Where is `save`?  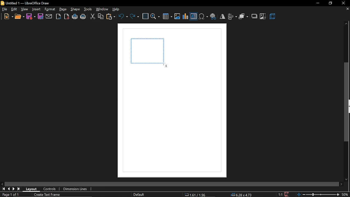 save is located at coordinates (286, 194).